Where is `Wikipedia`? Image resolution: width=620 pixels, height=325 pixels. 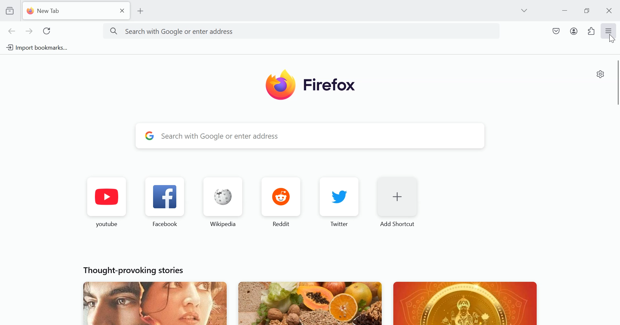
Wikipedia is located at coordinates (223, 202).